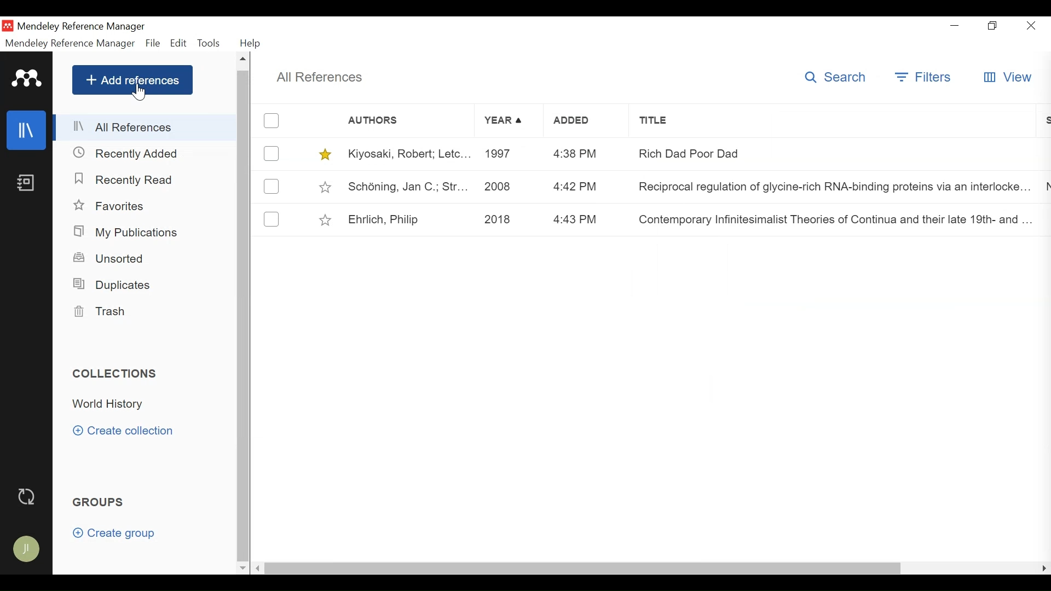 This screenshot has height=591, width=1051. Describe the element at coordinates (27, 183) in the screenshot. I see `Notebook` at that location.